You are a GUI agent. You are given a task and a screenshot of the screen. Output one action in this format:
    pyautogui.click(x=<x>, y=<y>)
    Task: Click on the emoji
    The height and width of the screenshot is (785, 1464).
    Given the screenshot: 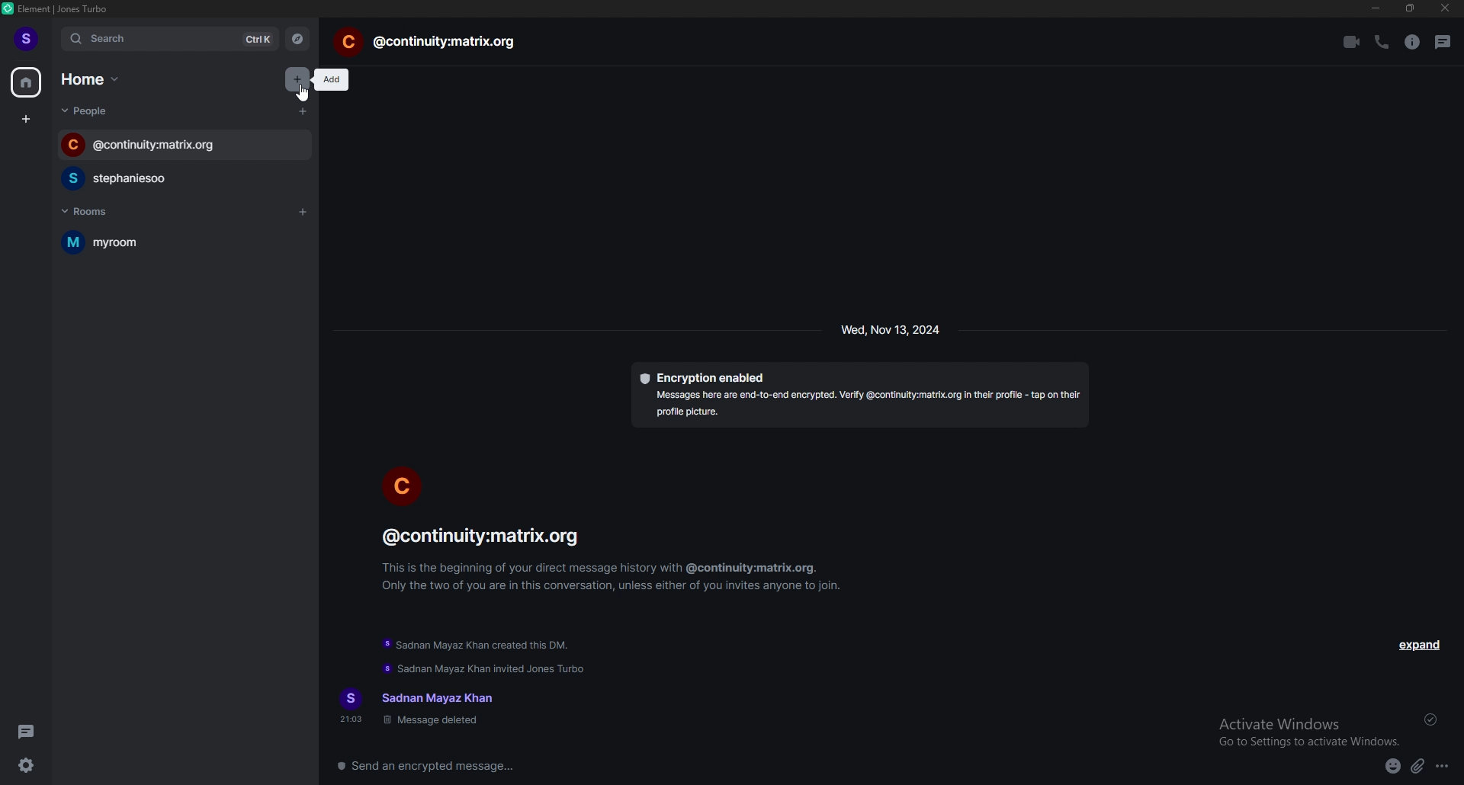 What is the action you would take?
    pyautogui.click(x=1393, y=767)
    